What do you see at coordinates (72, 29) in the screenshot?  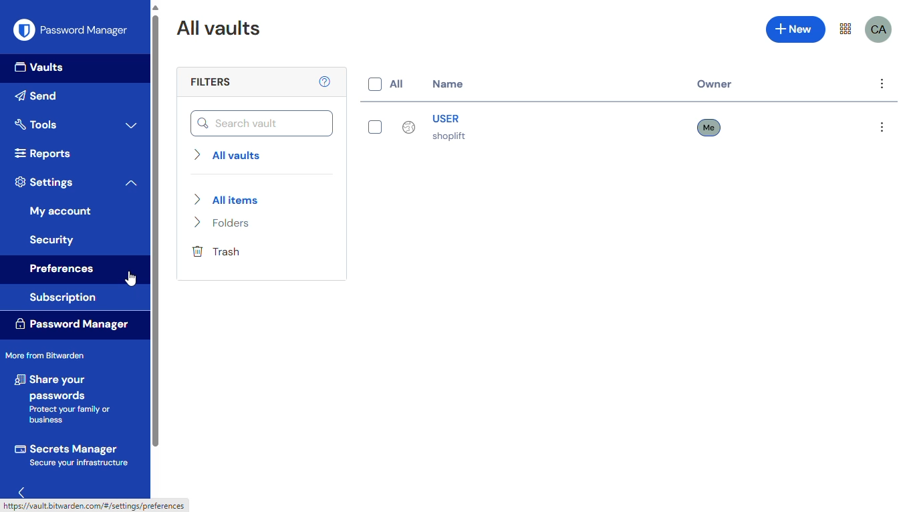 I see `password manager` at bounding box center [72, 29].